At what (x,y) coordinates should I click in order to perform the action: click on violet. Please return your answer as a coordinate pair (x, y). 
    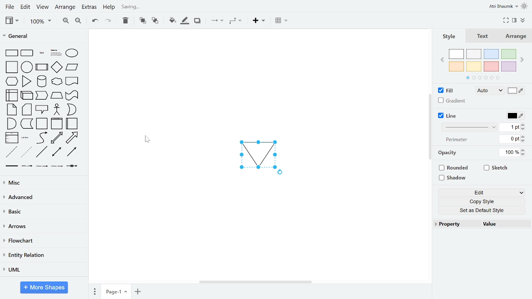
    Looking at the image, I should click on (509, 67).